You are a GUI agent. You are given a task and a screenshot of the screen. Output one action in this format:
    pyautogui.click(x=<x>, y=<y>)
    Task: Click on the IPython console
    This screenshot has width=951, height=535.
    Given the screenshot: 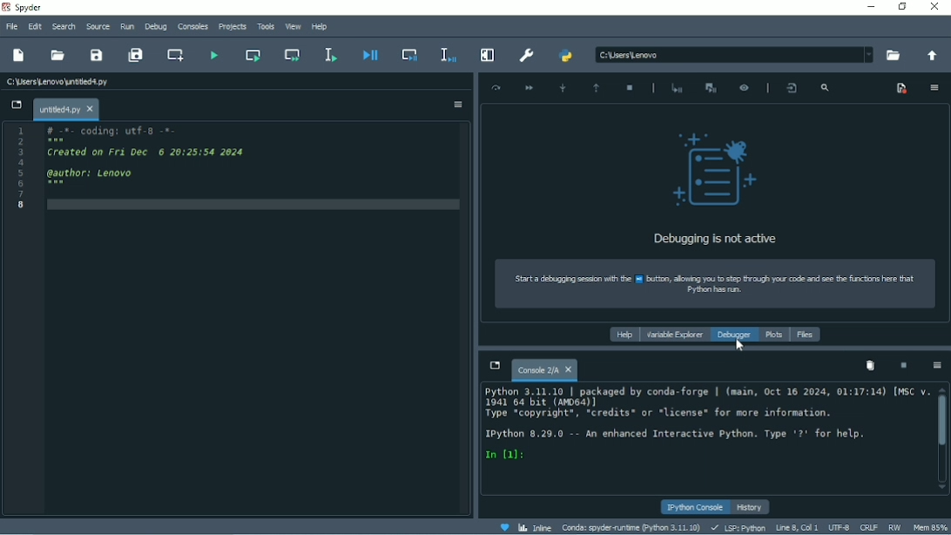 What is the action you would take?
    pyautogui.click(x=692, y=506)
    